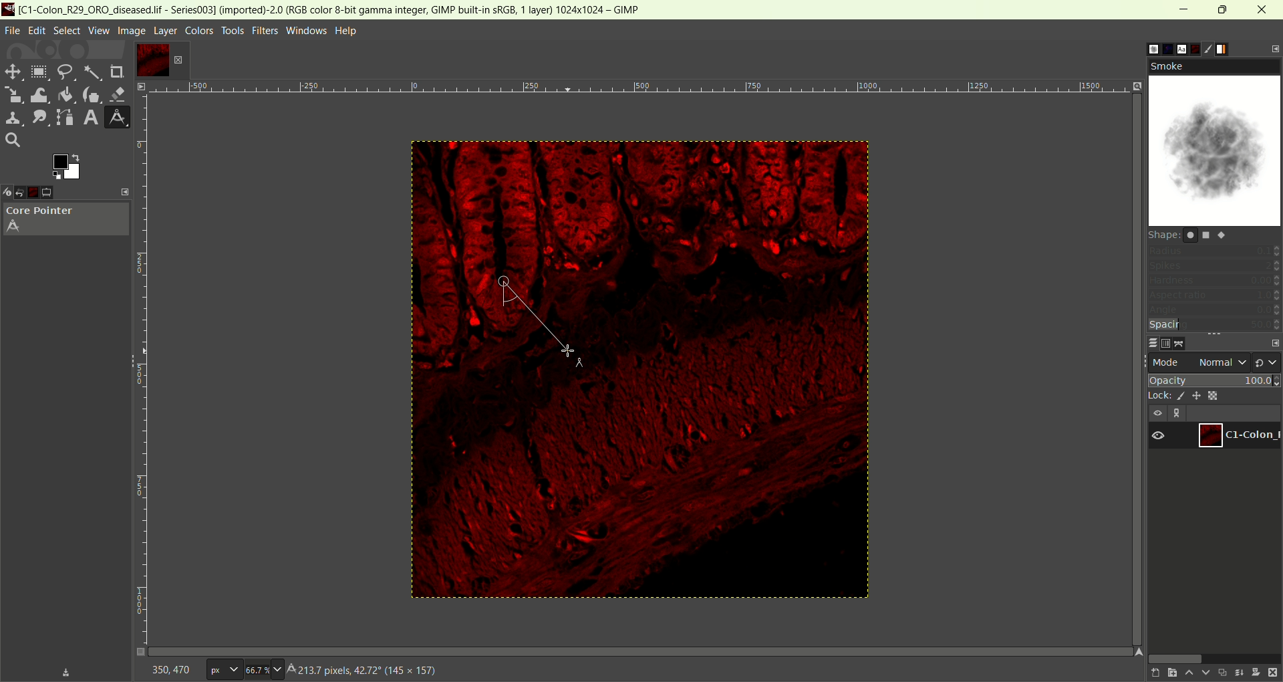  What do you see at coordinates (658, 91) in the screenshot?
I see `zoom factor` at bounding box center [658, 91].